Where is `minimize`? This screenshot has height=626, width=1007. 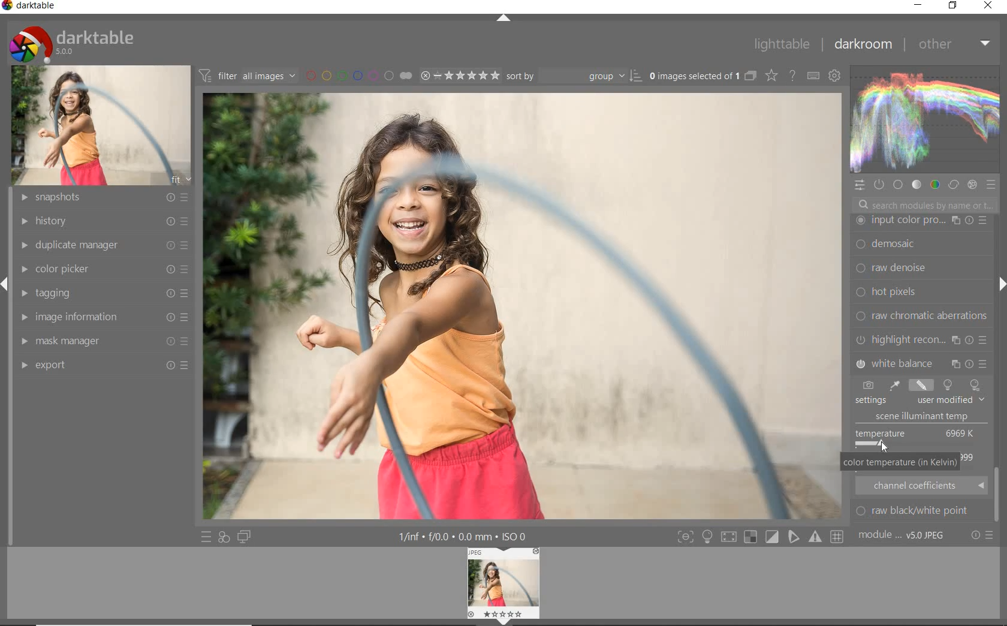
minimize is located at coordinates (918, 4).